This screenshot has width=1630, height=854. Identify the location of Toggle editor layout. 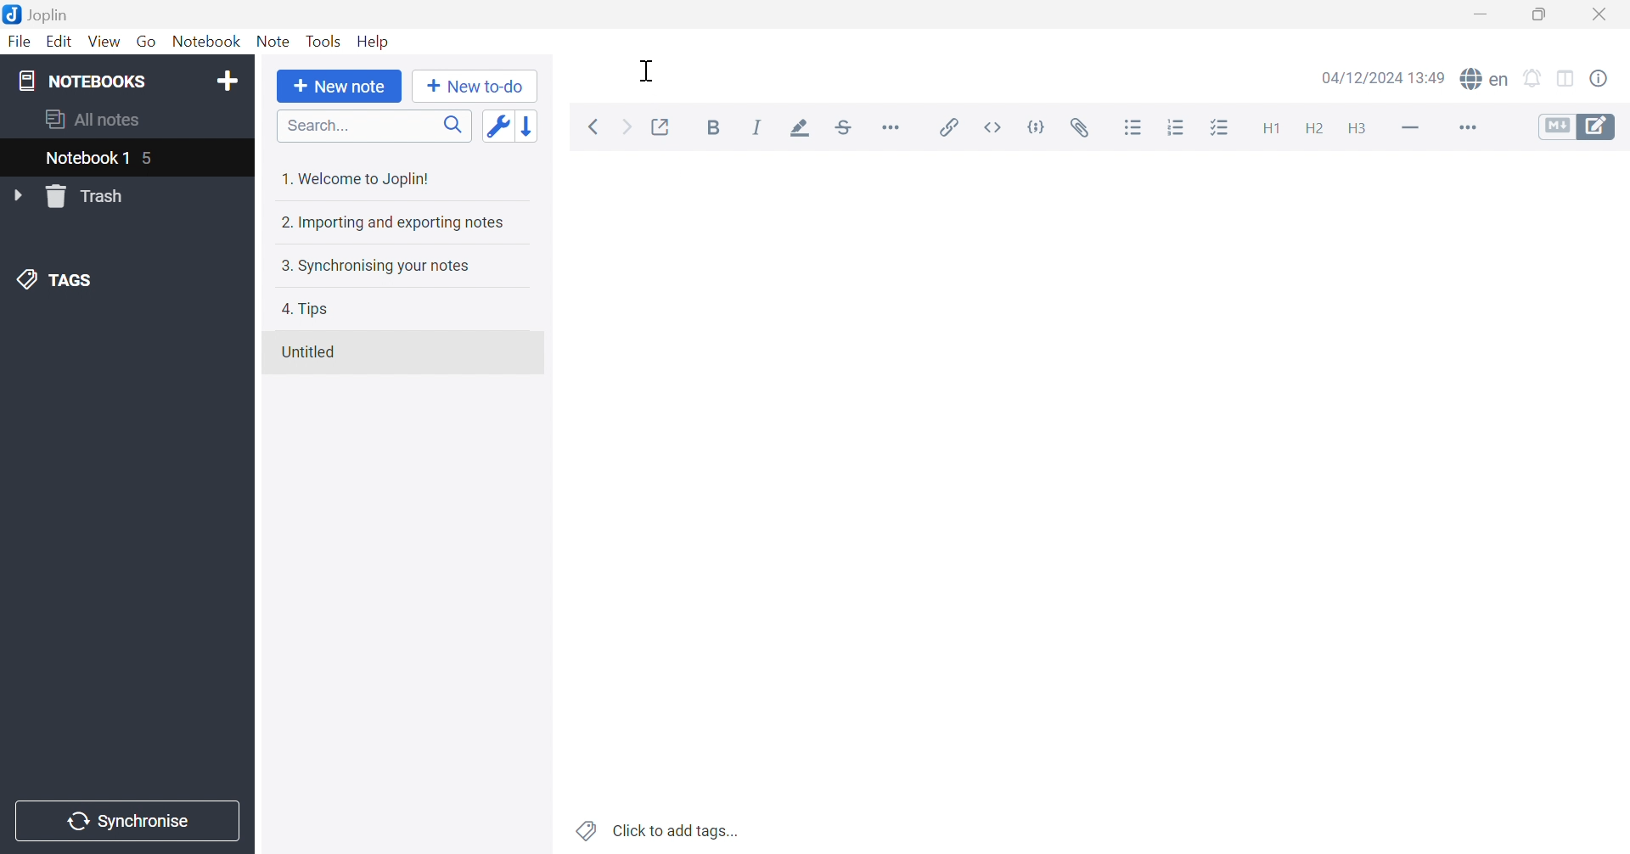
(1566, 79).